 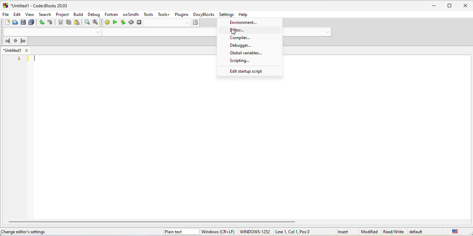 What do you see at coordinates (41, 22) in the screenshot?
I see `undo` at bounding box center [41, 22].